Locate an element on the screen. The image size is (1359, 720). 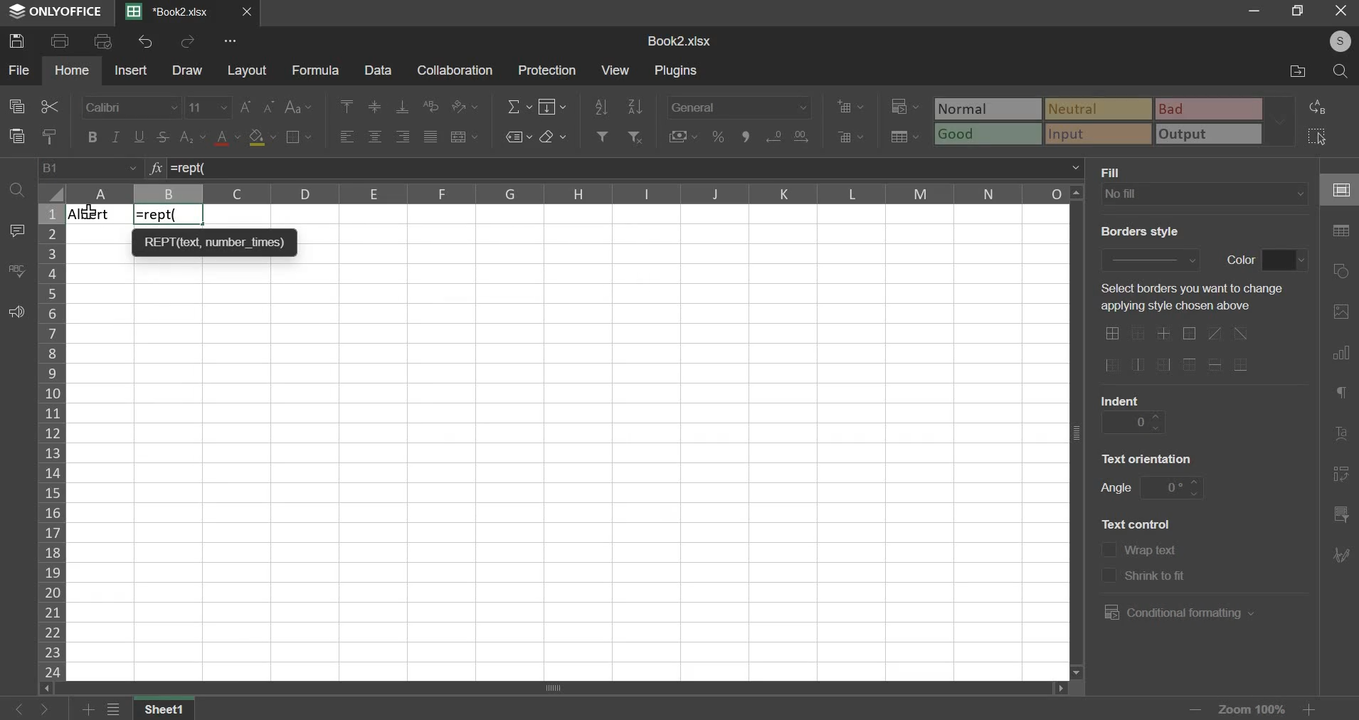
file is located at coordinates (18, 69).